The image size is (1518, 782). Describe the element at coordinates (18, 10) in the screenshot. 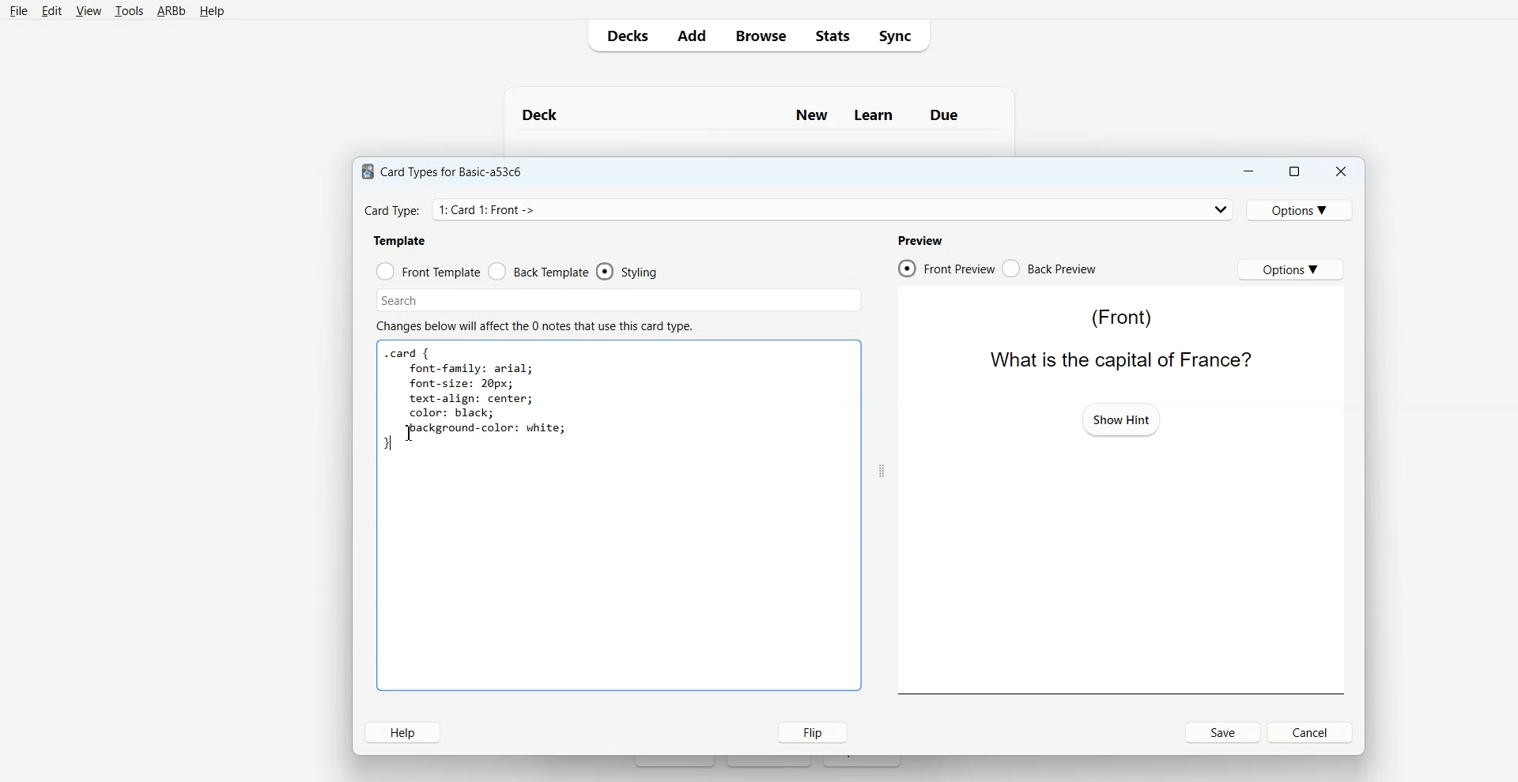

I see `File` at that location.